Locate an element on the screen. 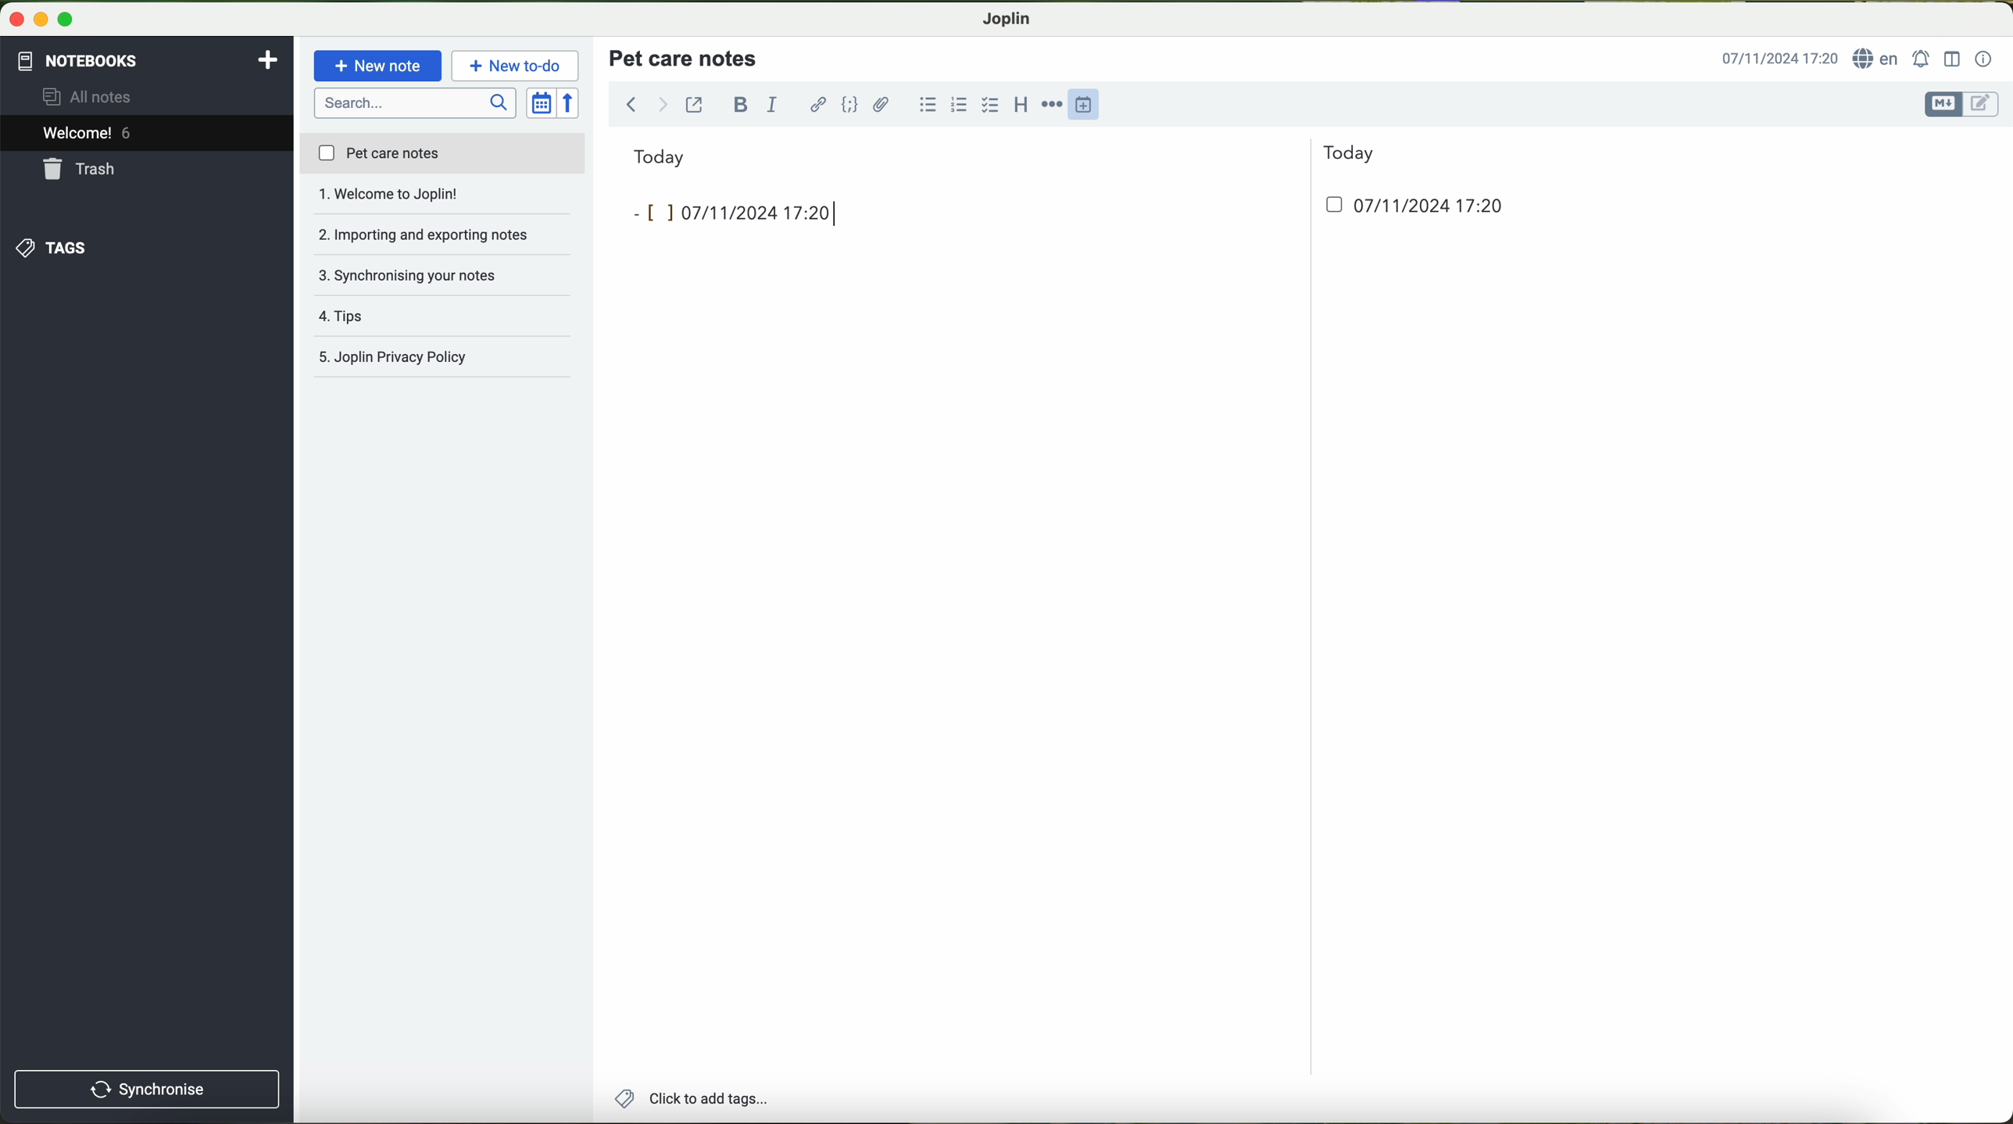  joplin privacy policy is located at coordinates (434, 359).